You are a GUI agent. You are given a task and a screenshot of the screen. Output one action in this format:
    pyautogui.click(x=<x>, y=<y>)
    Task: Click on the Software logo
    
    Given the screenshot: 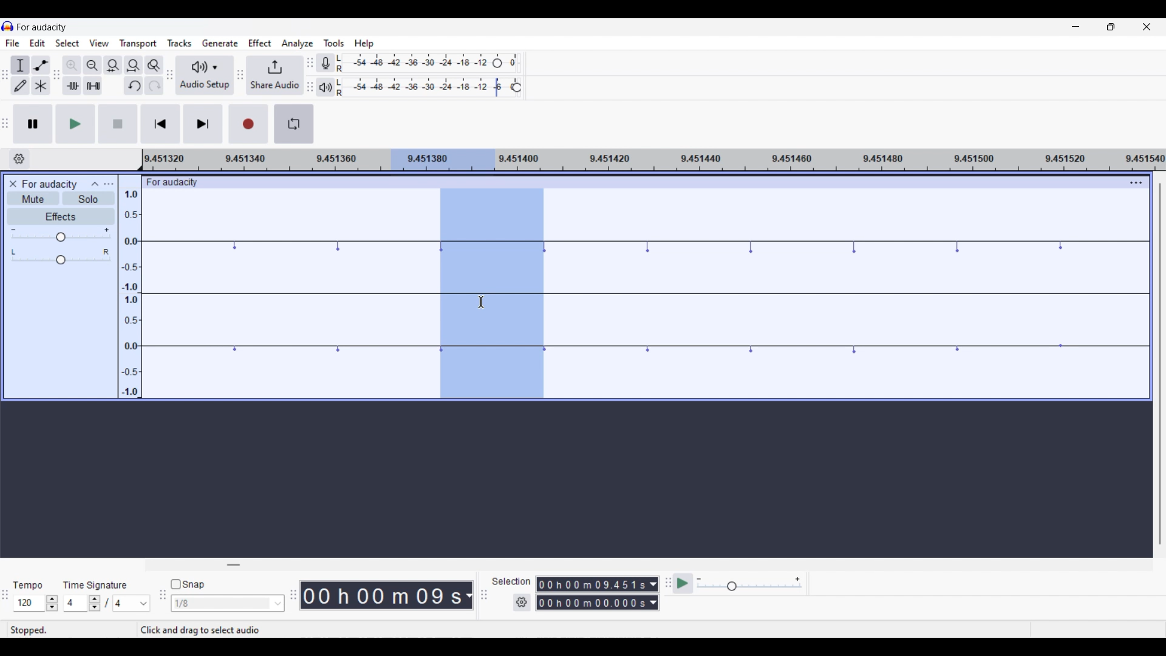 What is the action you would take?
    pyautogui.click(x=8, y=26)
    